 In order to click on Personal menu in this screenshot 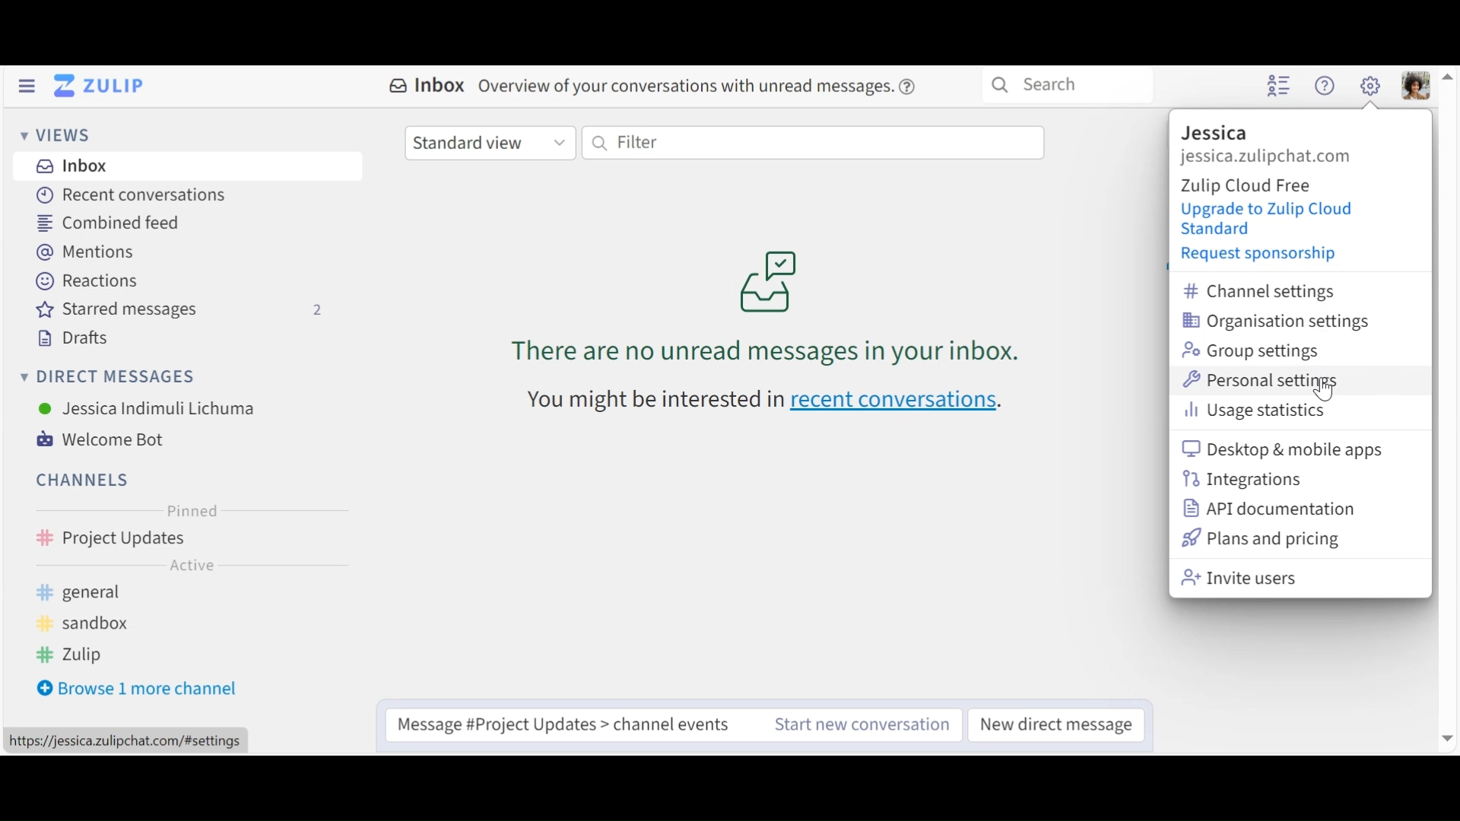, I will do `click(1417, 86)`.